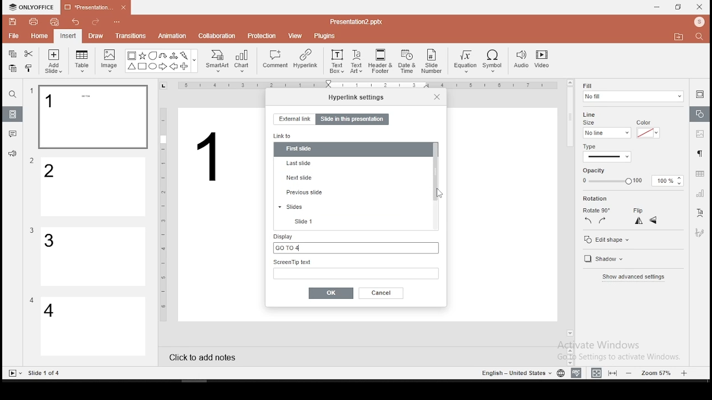  What do you see at coordinates (32, 161) in the screenshot?
I see `` at bounding box center [32, 161].